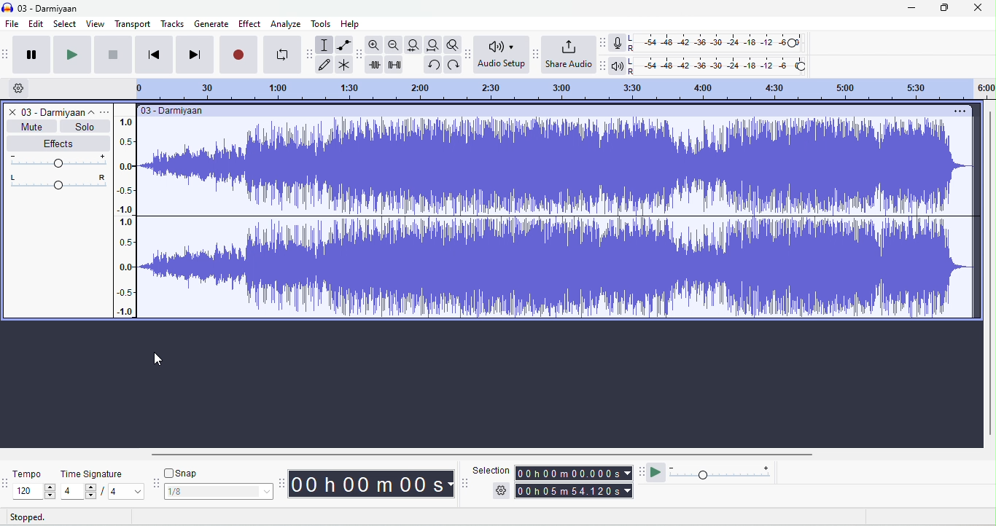  Describe the element at coordinates (287, 23) in the screenshot. I see `analyze` at that location.